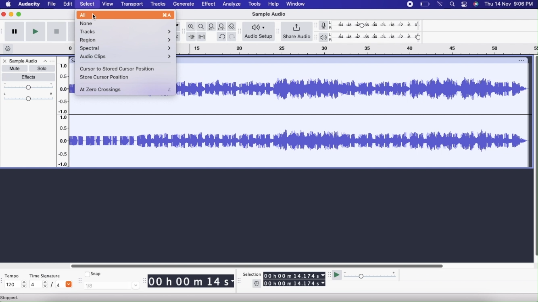  Describe the element at coordinates (257, 265) in the screenshot. I see `Horizontal scroll bar` at that location.